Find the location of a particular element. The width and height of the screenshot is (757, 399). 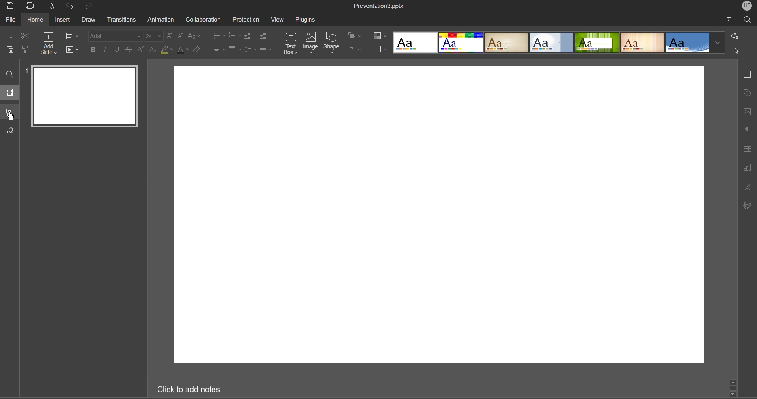

Search is located at coordinates (748, 20).